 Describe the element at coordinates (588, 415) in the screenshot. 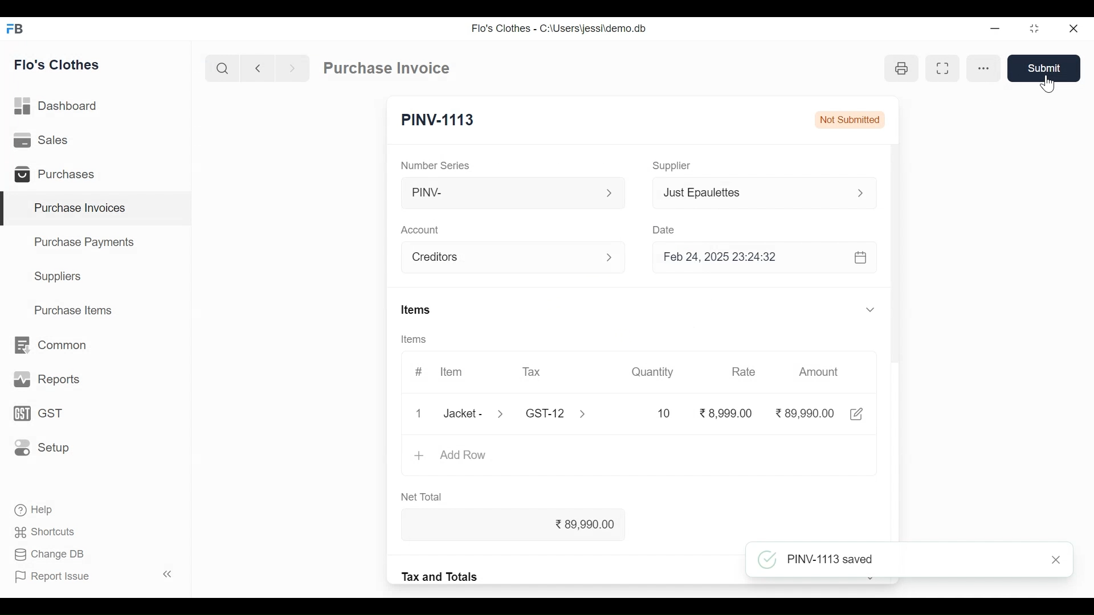

I see `Expand` at that location.